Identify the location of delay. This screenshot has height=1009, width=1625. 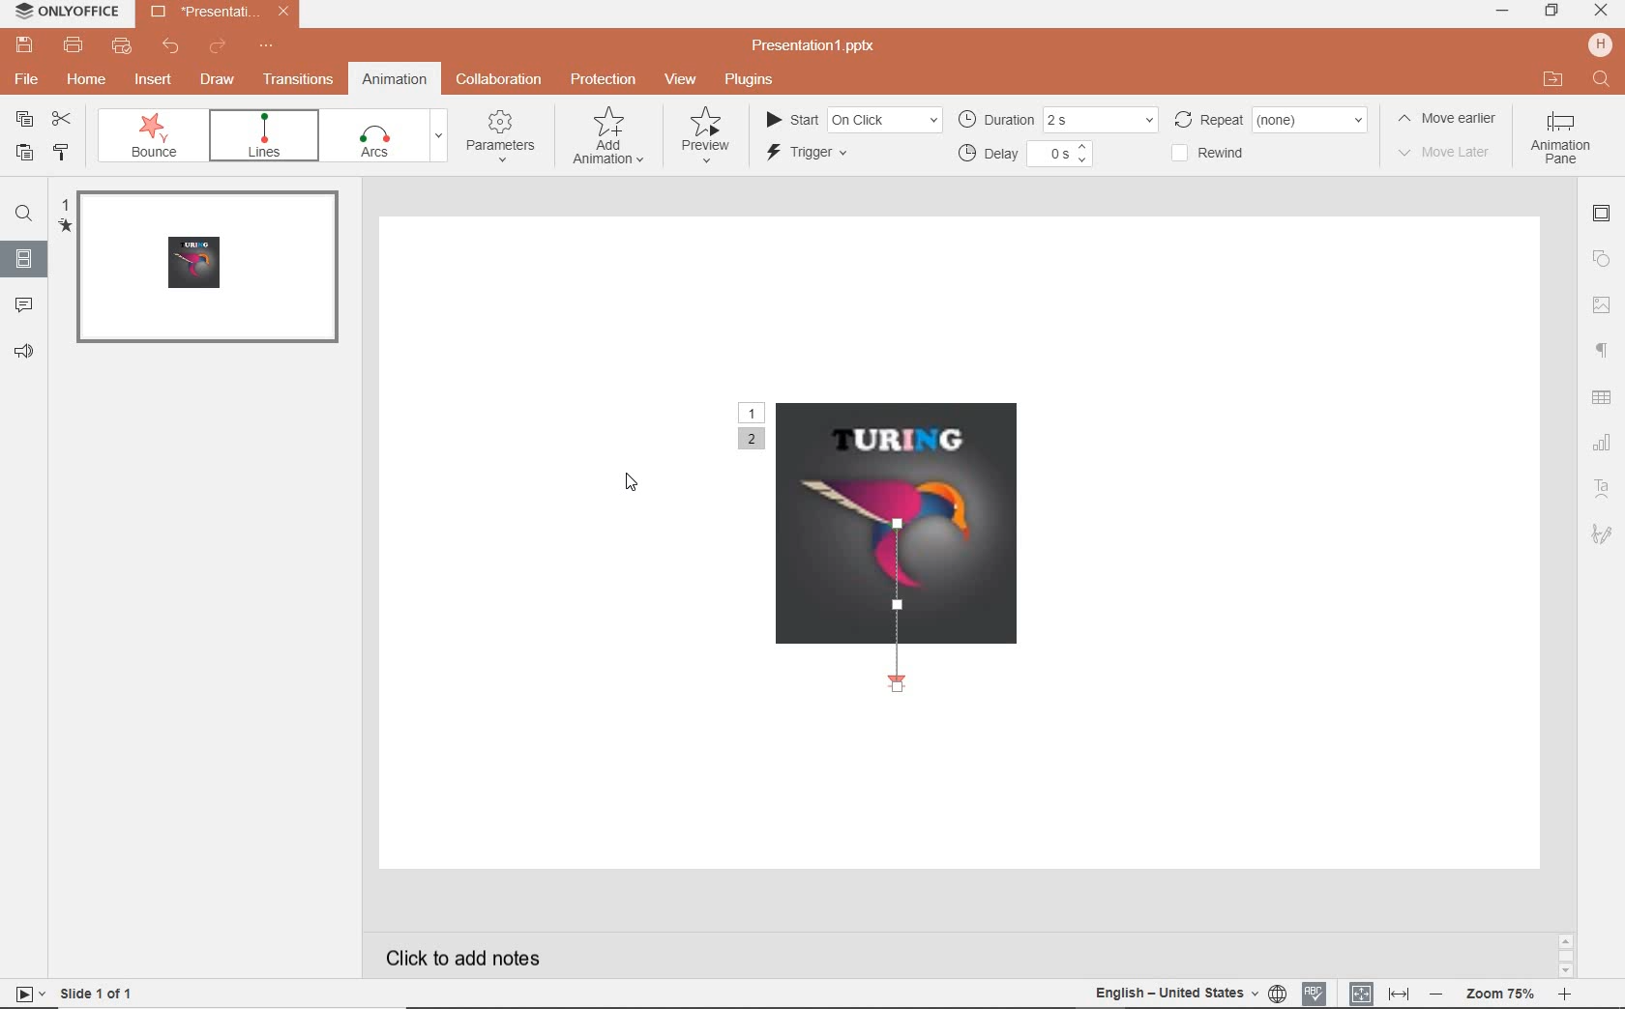
(1025, 155).